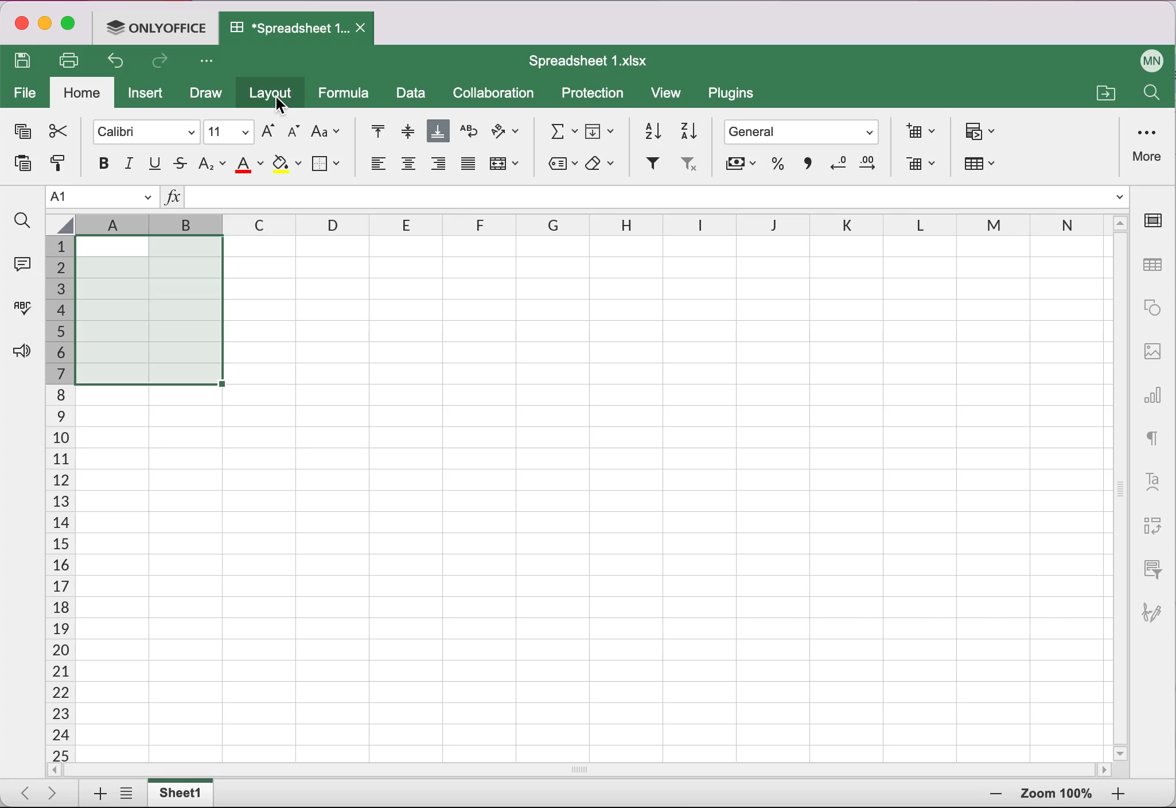 This screenshot has width=1176, height=808. I want to click on copy style, so click(57, 167).